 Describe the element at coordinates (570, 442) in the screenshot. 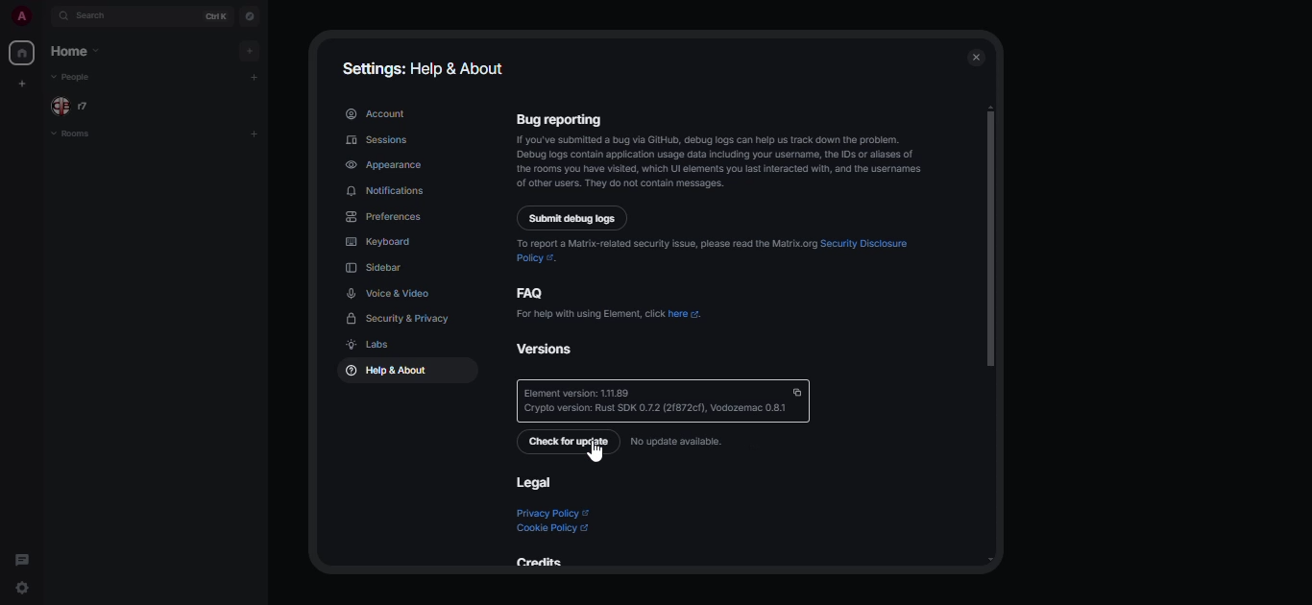

I see `check for update` at that location.